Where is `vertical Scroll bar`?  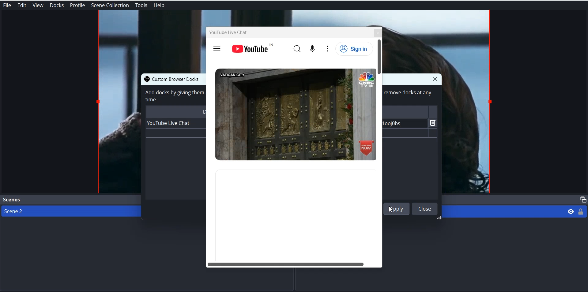
vertical Scroll bar is located at coordinates (381, 148).